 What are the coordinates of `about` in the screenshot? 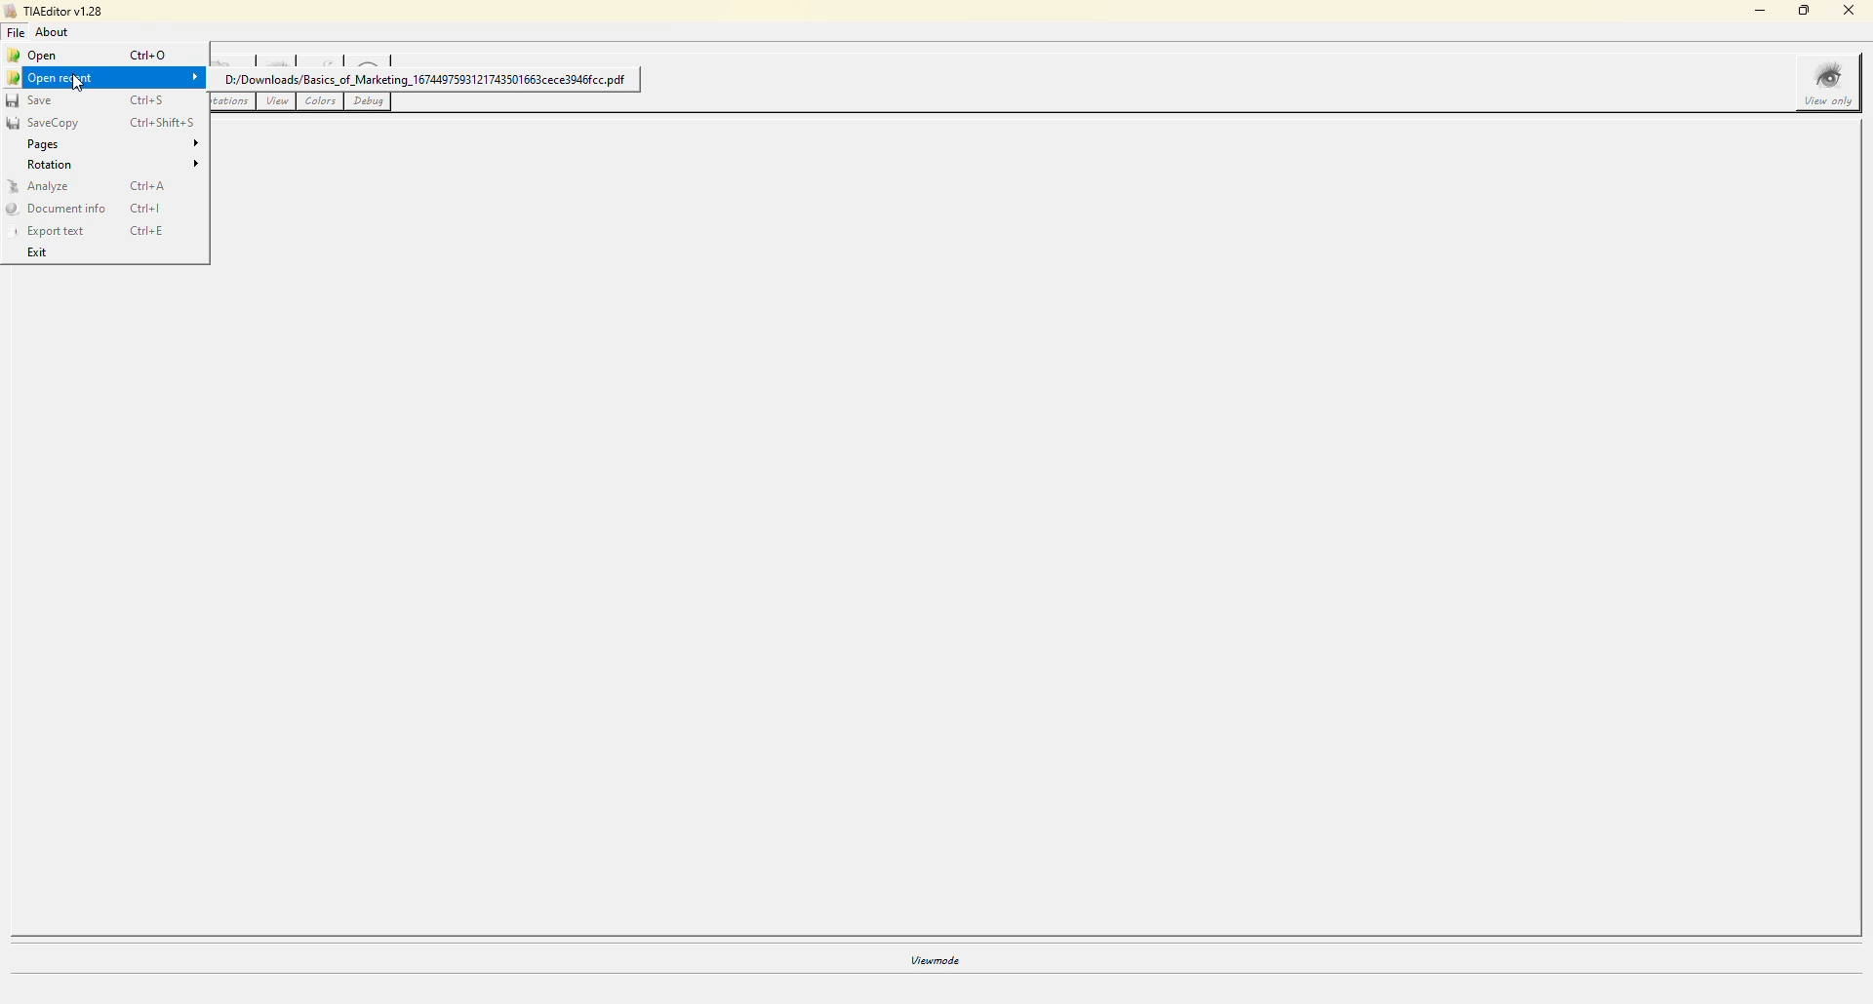 It's located at (52, 32).